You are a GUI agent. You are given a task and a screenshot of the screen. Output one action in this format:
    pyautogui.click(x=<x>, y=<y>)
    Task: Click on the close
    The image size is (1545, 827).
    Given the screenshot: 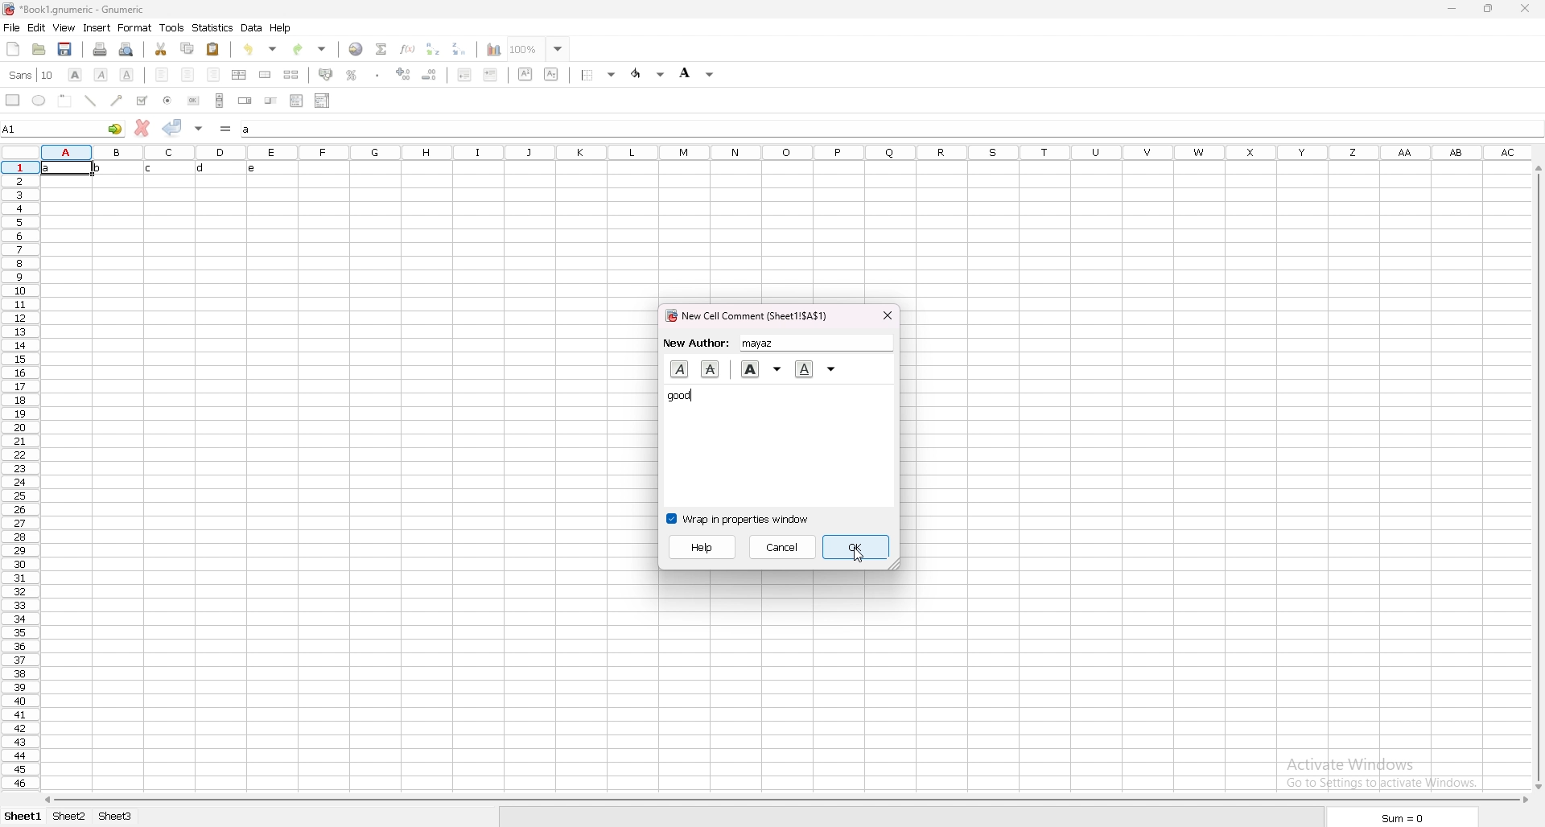 What is the action you would take?
    pyautogui.click(x=1531, y=9)
    